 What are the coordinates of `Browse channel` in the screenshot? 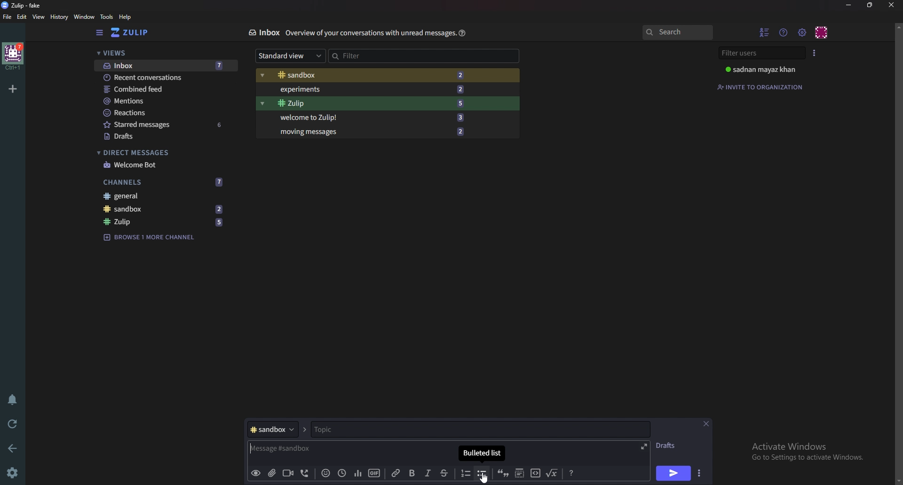 It's located at (150, 236).